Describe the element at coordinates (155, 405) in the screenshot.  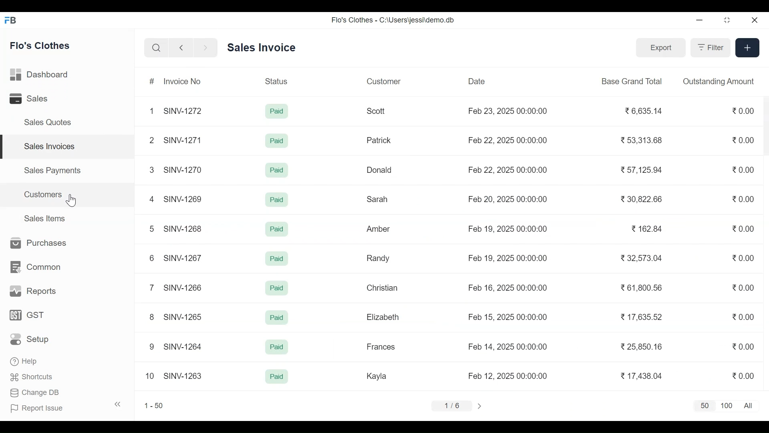
I see `1-50` at that location.